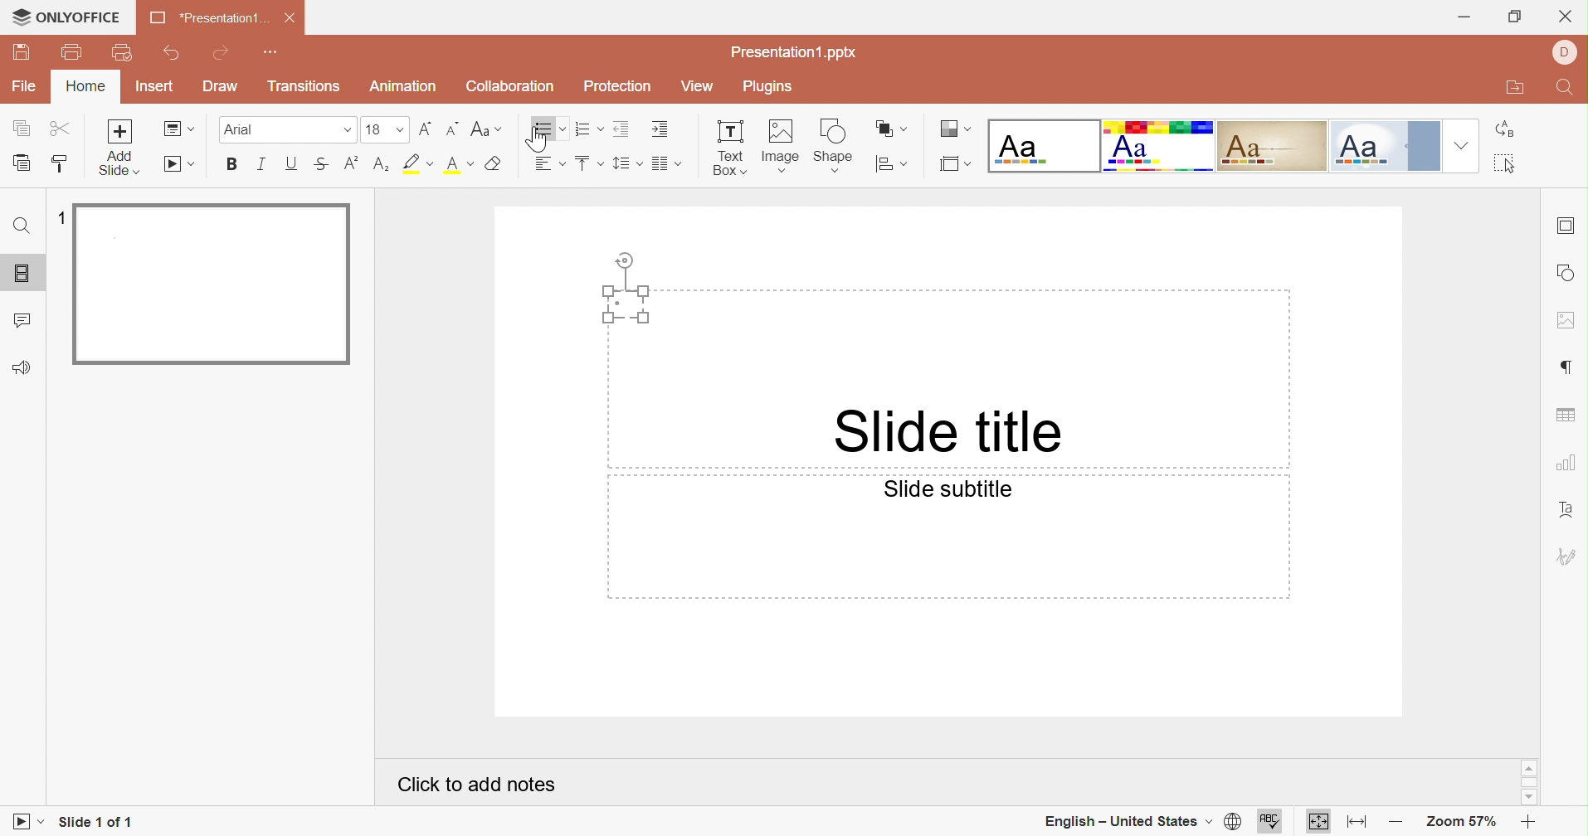 Image resolution: width=1588 pixels, height=836 pixels. What do you see at coordinates (22, 367) in the screenshot?
I see `Feedback and Support` at bounding box center [22, 367].